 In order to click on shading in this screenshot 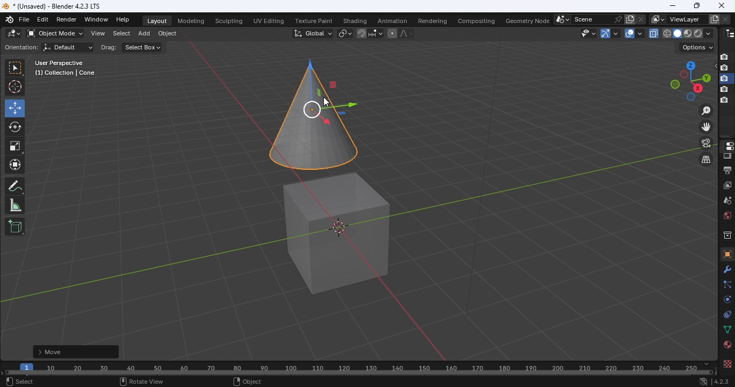, I will do `click(708, 33)`.